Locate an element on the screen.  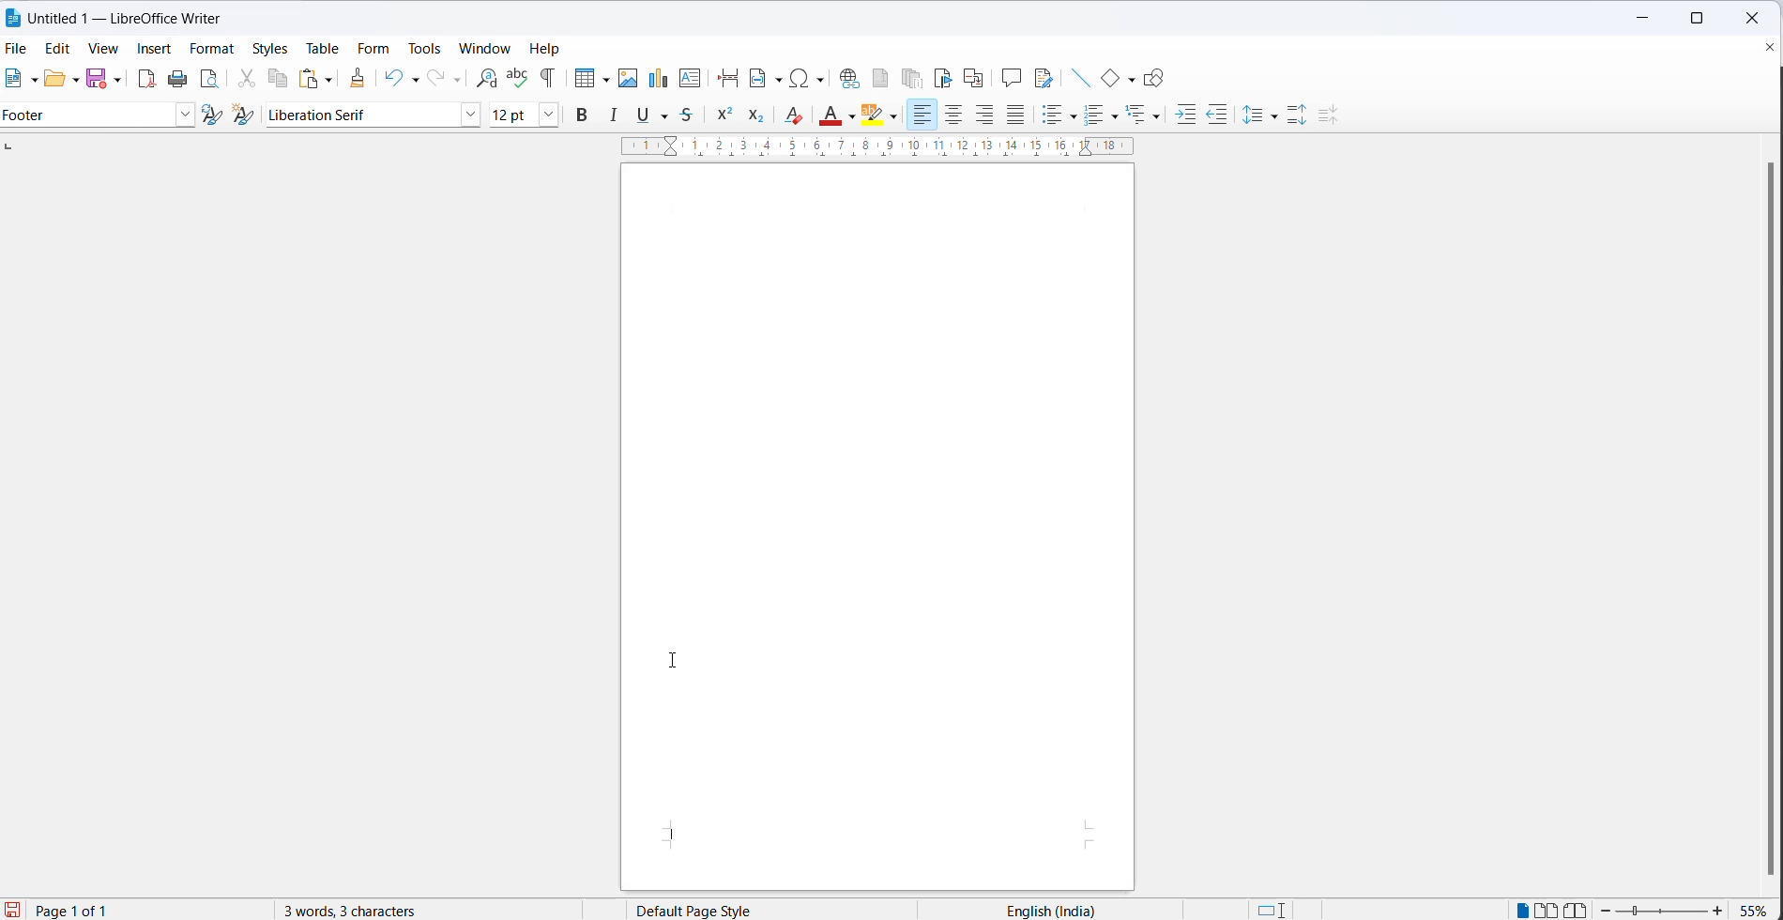
character highlighting is located at coordinates (895, 117).